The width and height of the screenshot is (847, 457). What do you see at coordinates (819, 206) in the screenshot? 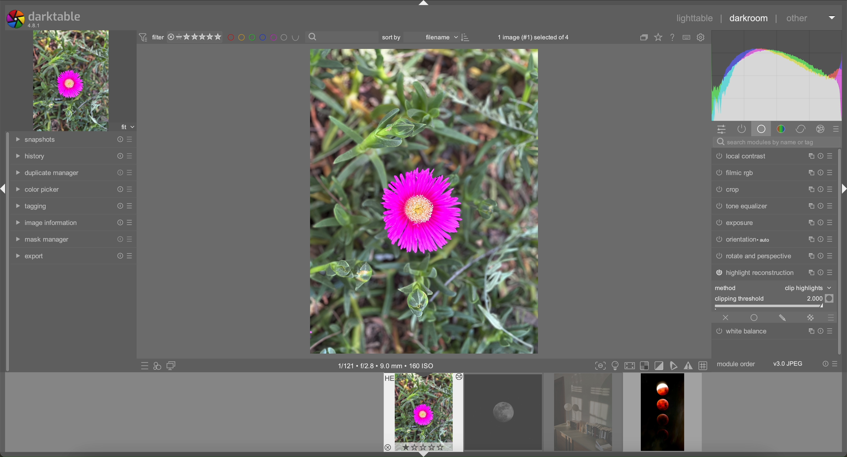
I see `reset presets` at bounding box center [819, 206].